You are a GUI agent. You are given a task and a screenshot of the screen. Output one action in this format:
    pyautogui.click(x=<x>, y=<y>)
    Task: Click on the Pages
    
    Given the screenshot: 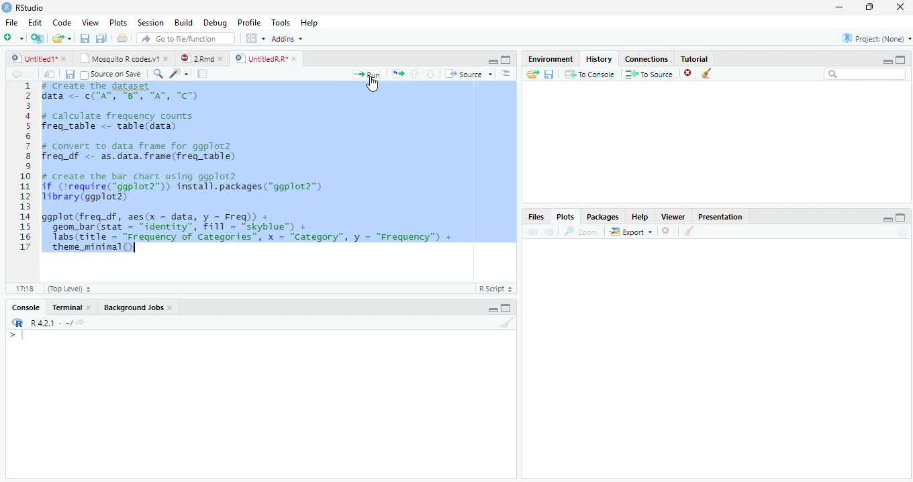 What is the action you would take?
    pyautogui.click(x=202, y=74)
    